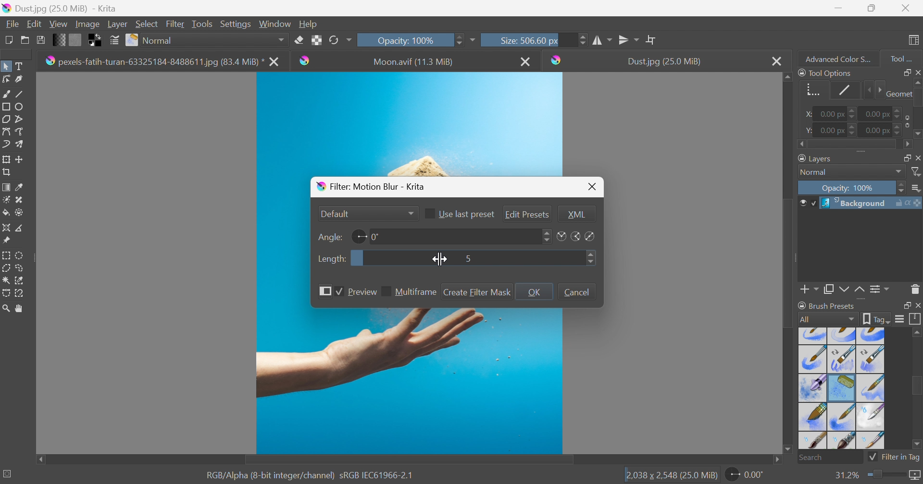 This screenshot has height=484, width=923. Describe the element at coordinates (6, 132) in the screenshot. I see `Bezier curve tool` at that location.